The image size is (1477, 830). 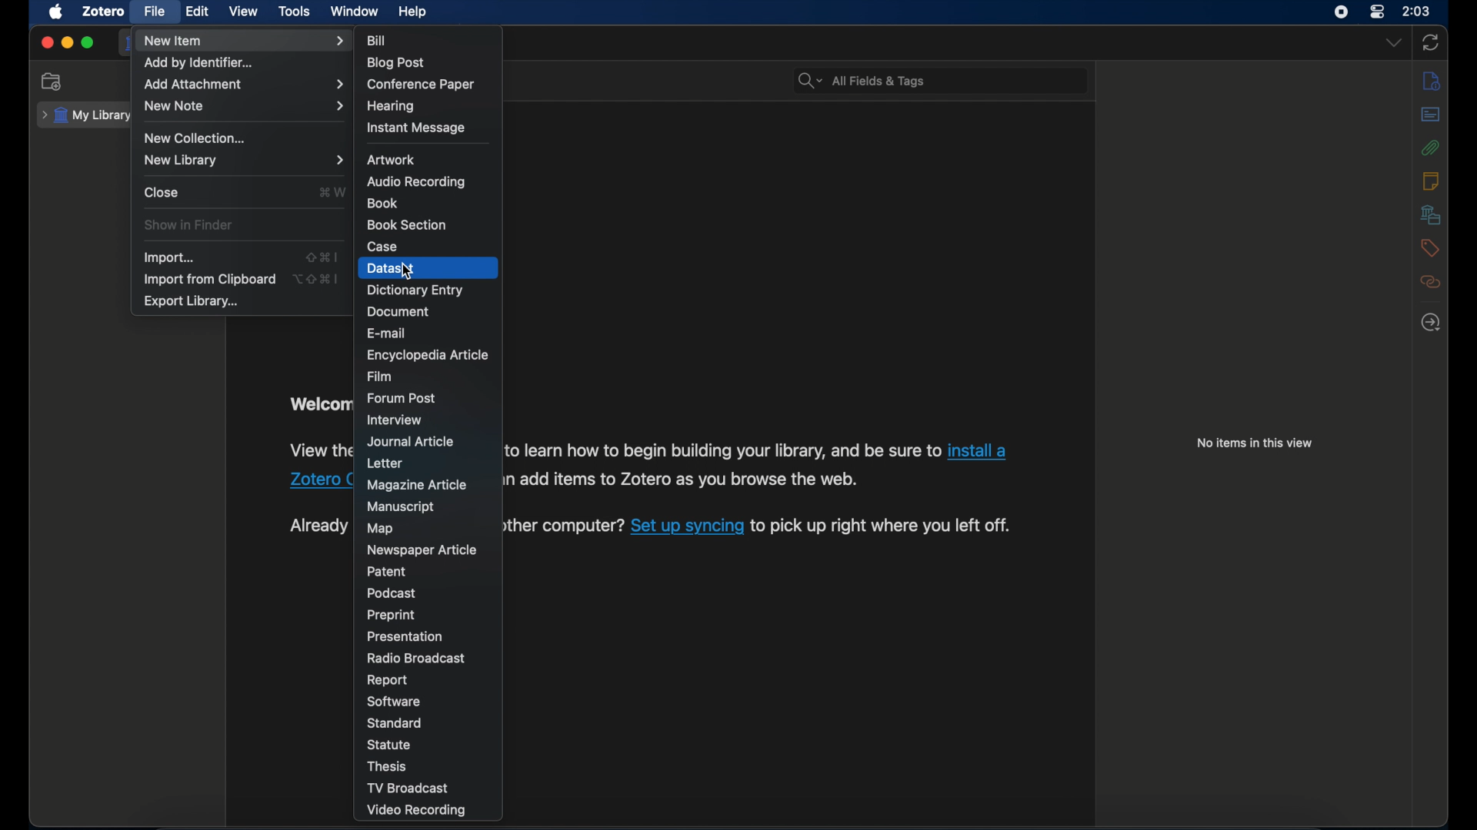 What do you see at coordinates (385, 766) in the screenshot?
I see `thesis` at bounding box center [385, 766].